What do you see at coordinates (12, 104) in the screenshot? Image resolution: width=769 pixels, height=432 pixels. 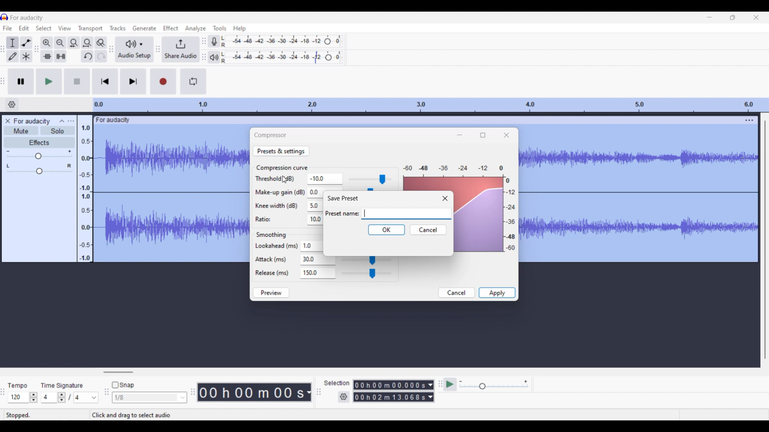 I see `Timeline options` at bounding box center [12, 104].